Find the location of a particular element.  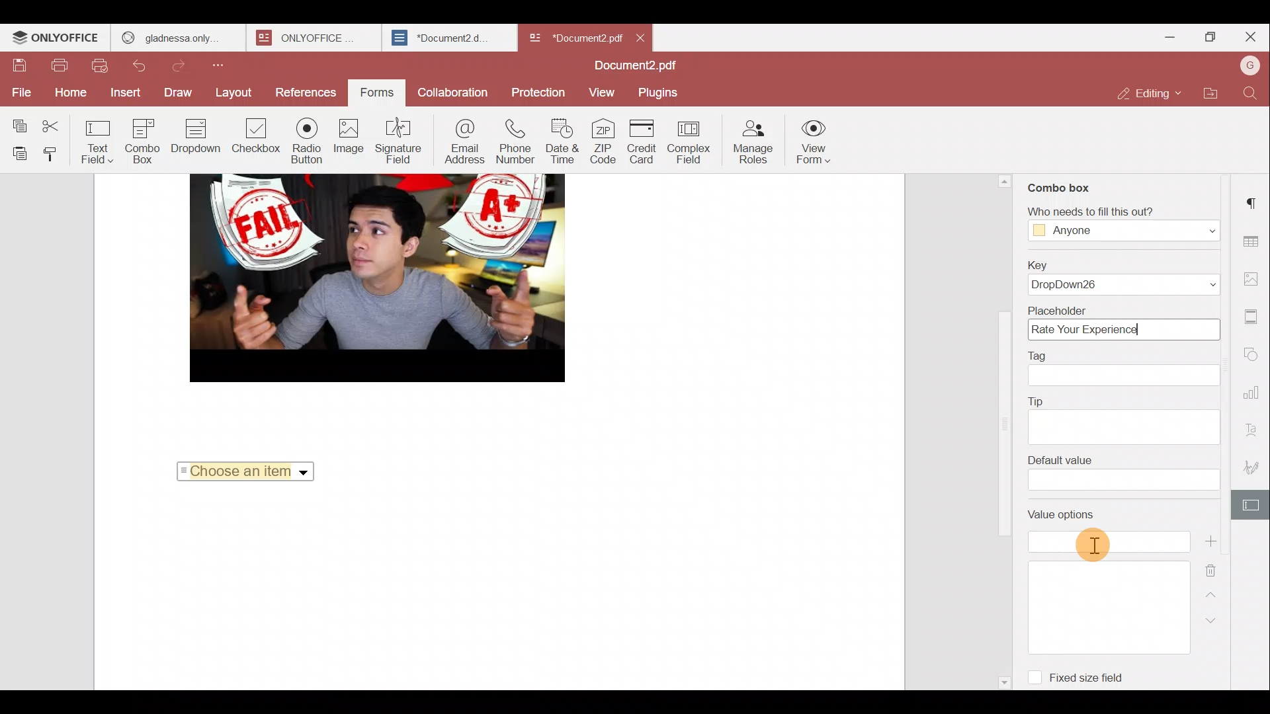

Text Art settings is located at coordinates (1254, 428).